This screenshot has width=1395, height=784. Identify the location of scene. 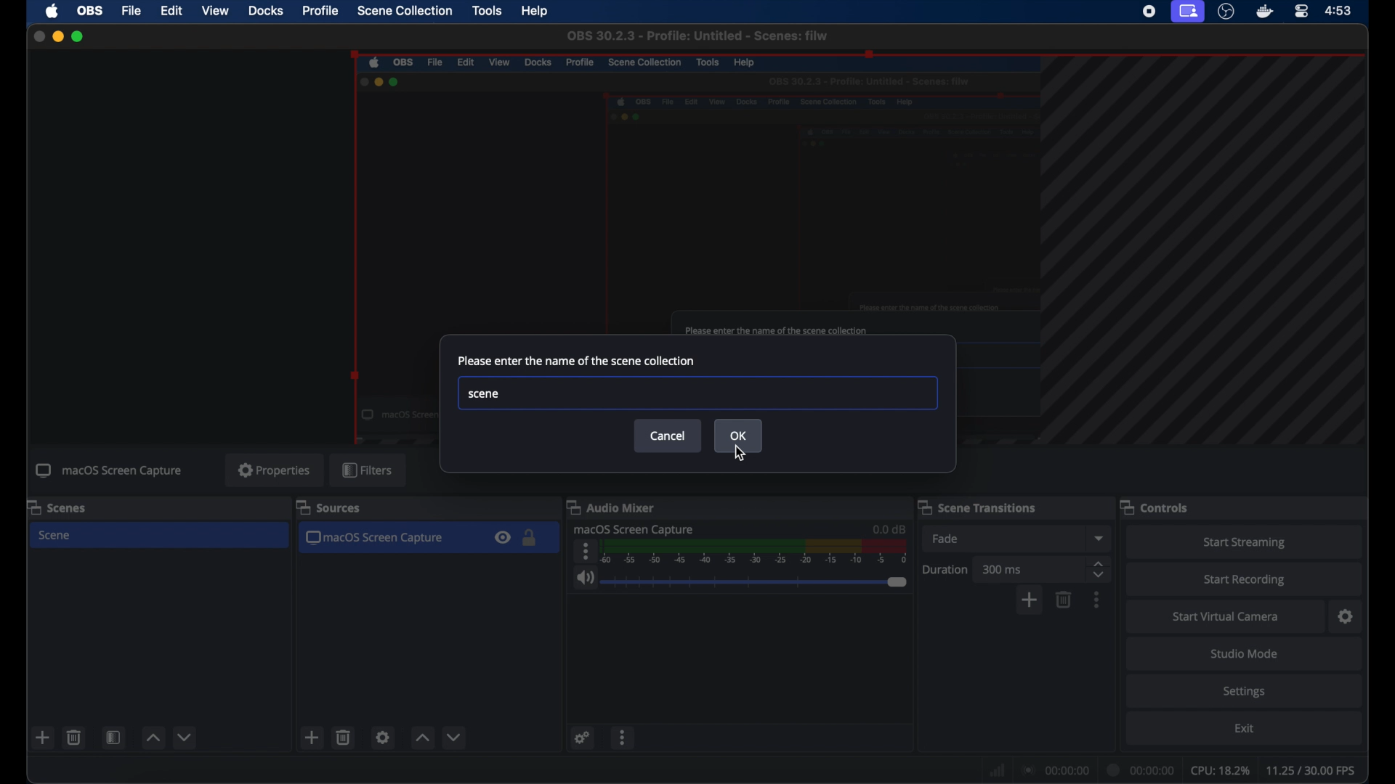
(58, 536).